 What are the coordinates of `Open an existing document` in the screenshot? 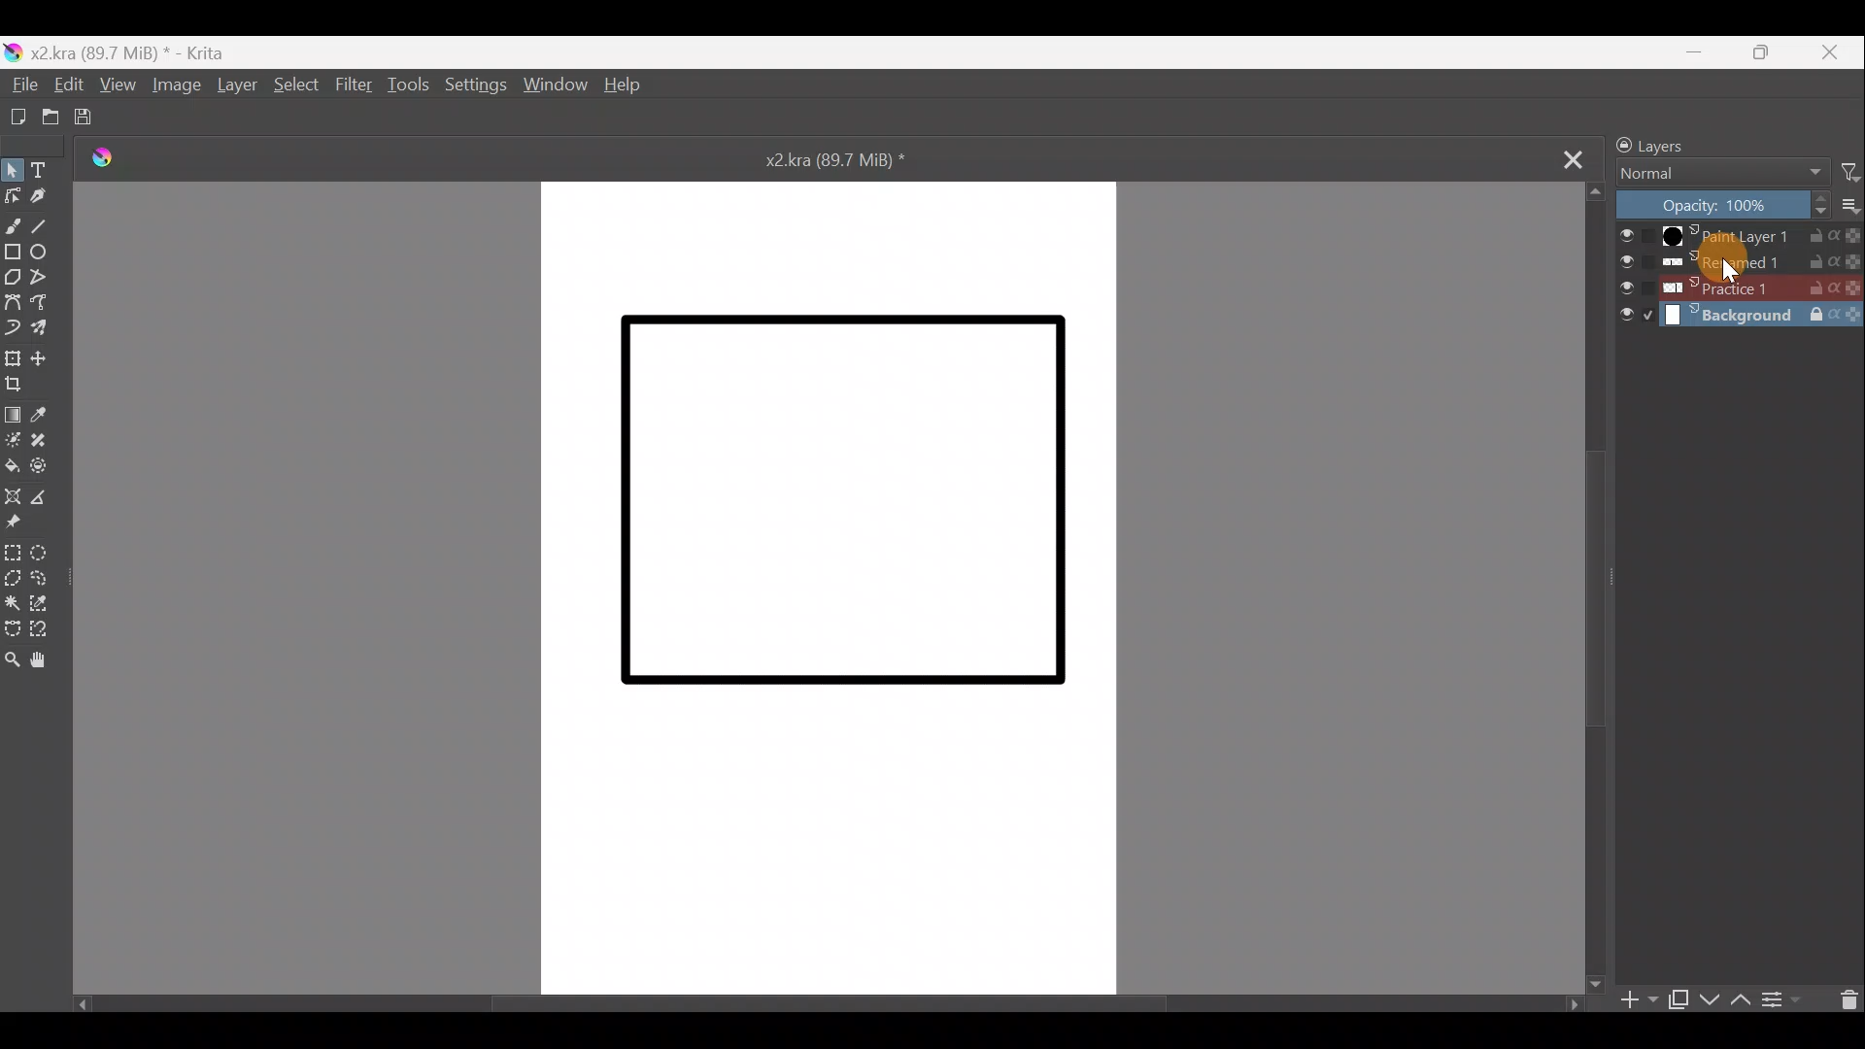 It's located at (49, 117).